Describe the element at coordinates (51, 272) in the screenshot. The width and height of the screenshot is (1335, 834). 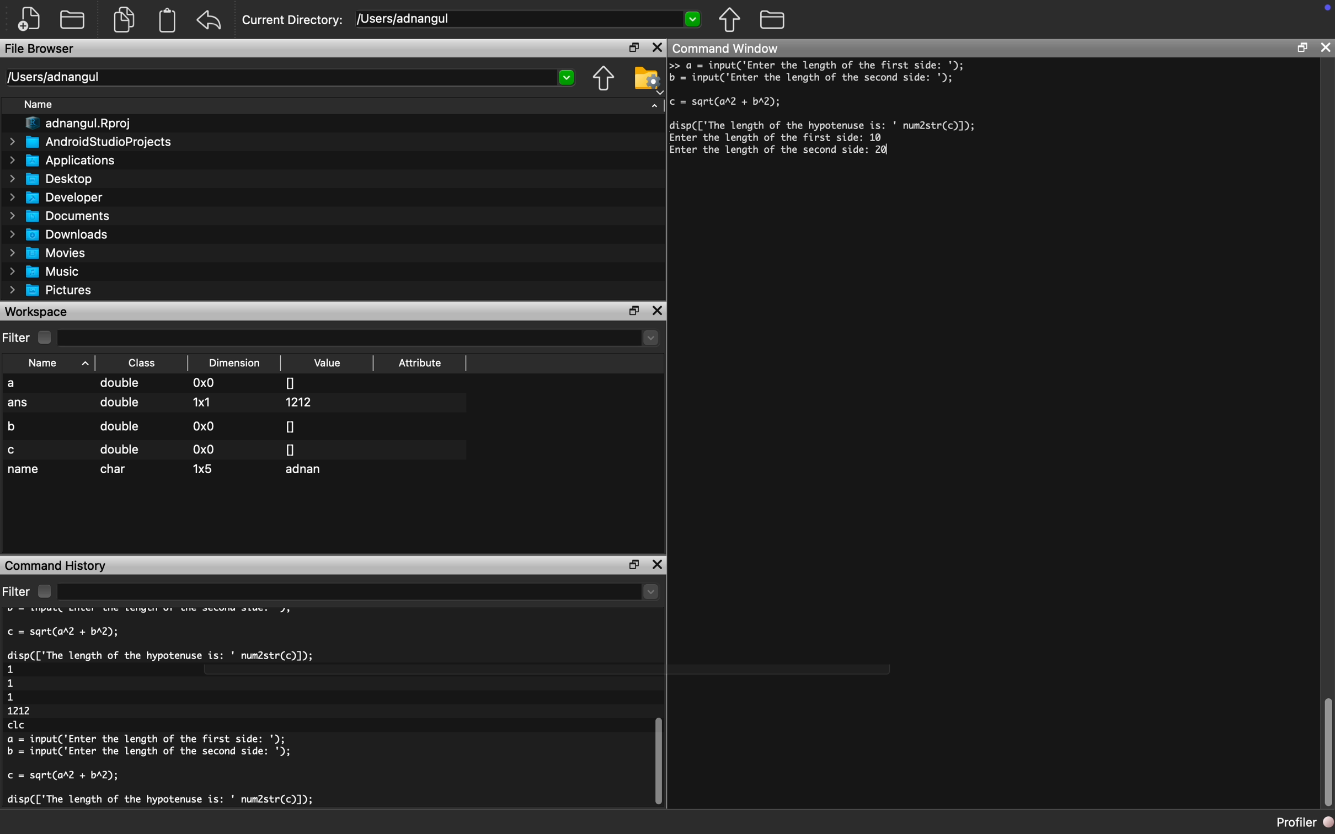
I see `Music` at that location.